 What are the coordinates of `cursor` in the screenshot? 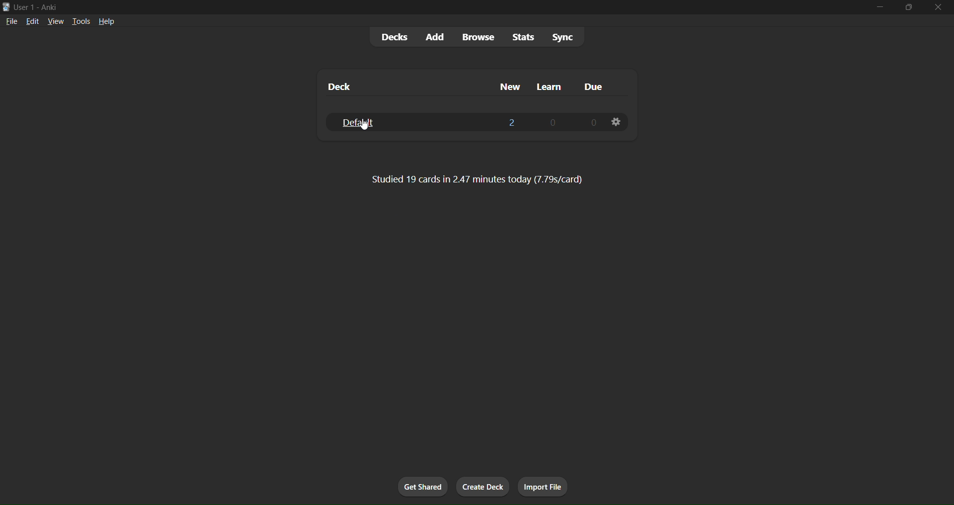 It's located at (363, 123).